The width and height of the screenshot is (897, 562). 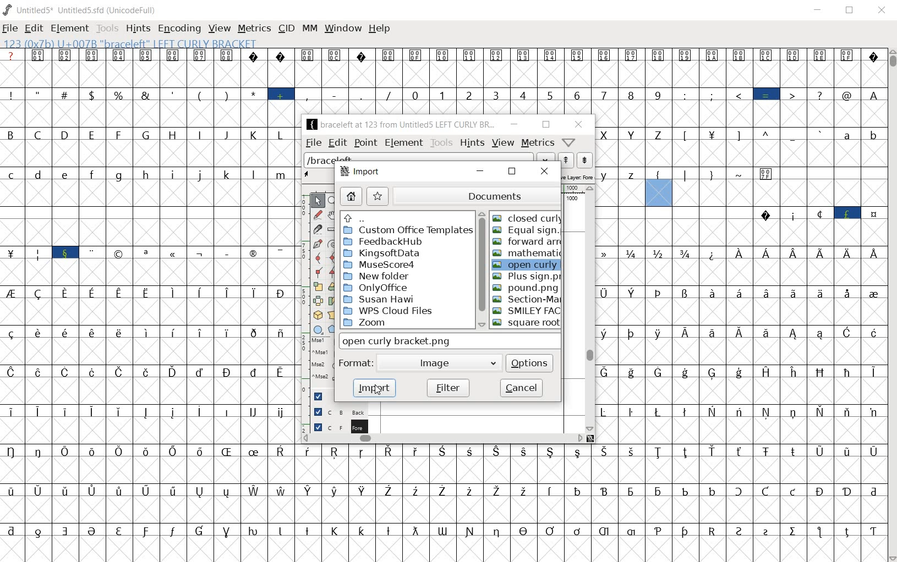 What do you see at coordinates (406, 323) in the screenshot?
I see `Zoom` at bounding box center [406, 323].